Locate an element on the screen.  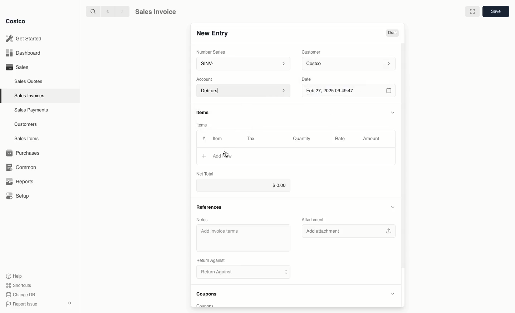
‘Return Against is located at coordinates (210, 260).